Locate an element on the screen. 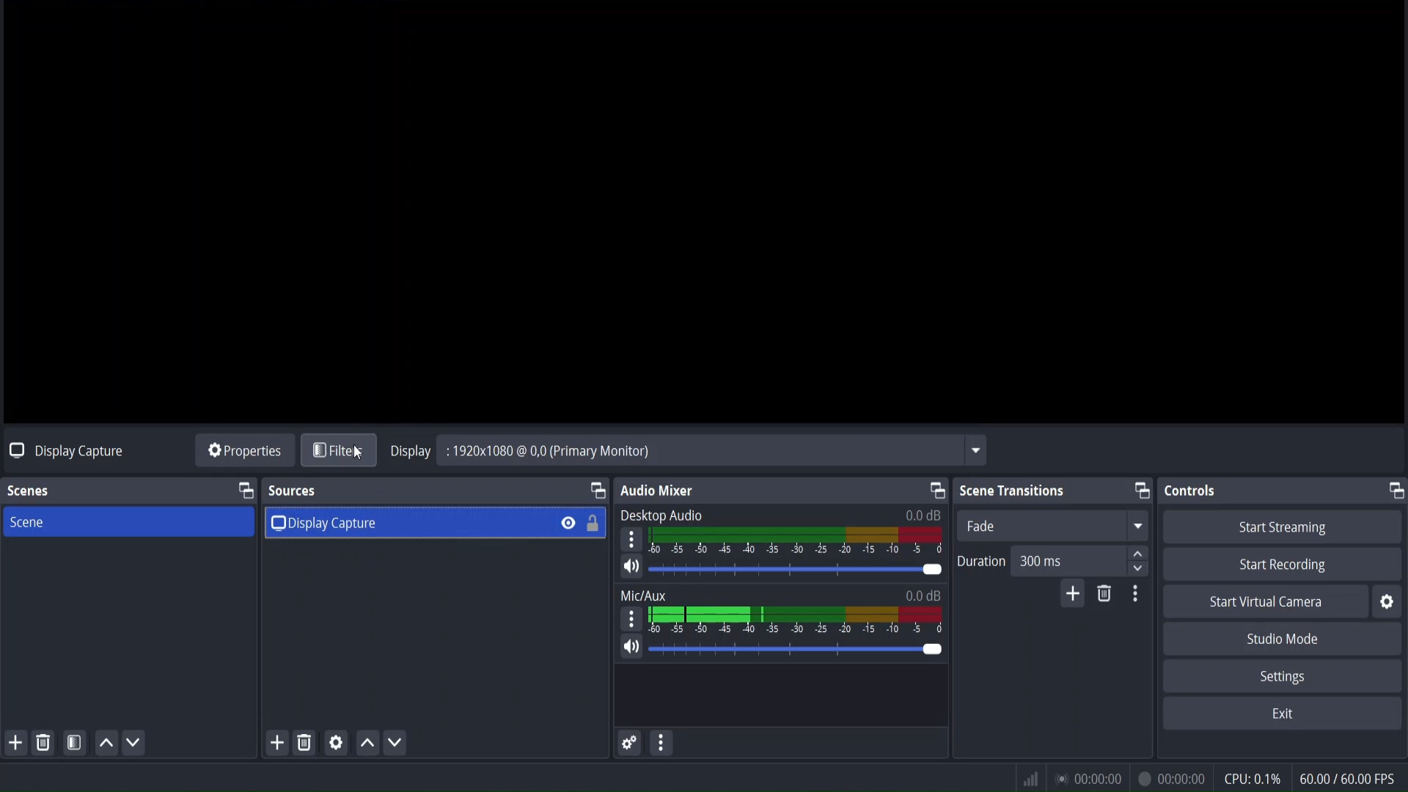  add source is located at coordinates (275, 745).